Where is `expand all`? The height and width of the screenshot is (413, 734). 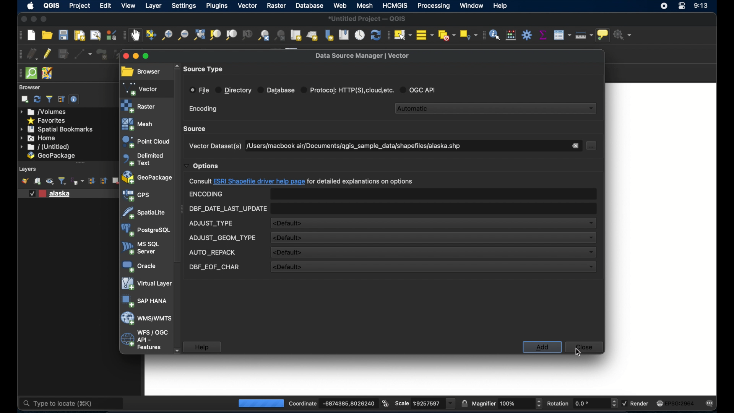
expand all is located at coordinates (91, 181).